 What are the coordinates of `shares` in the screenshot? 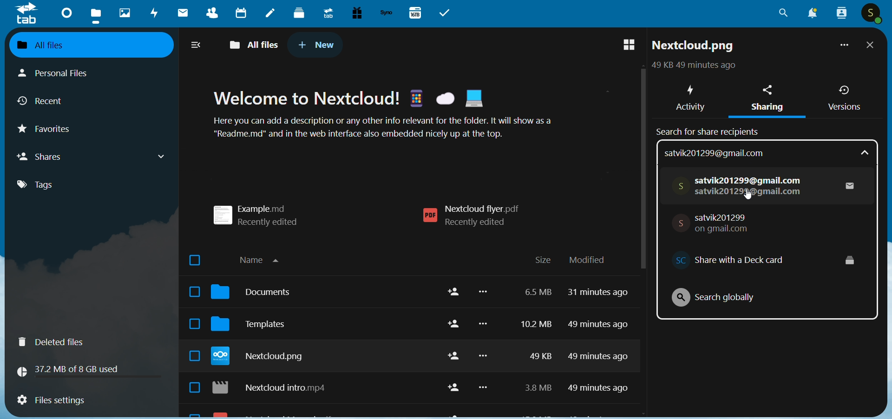 It's located at (93, 156).